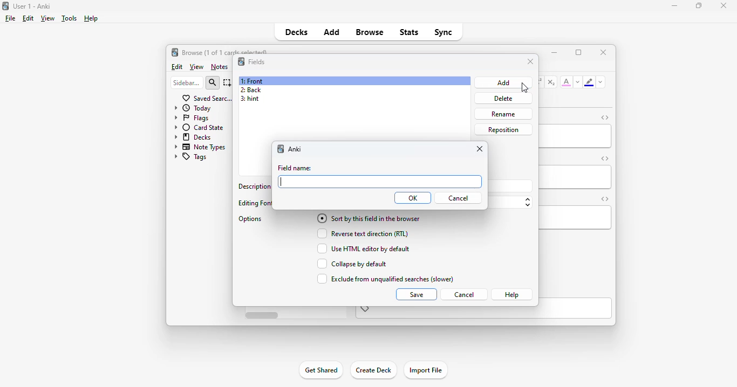  Describe the element at coordinates (250, 89) in the screenshot. I see `2: back` at that location.